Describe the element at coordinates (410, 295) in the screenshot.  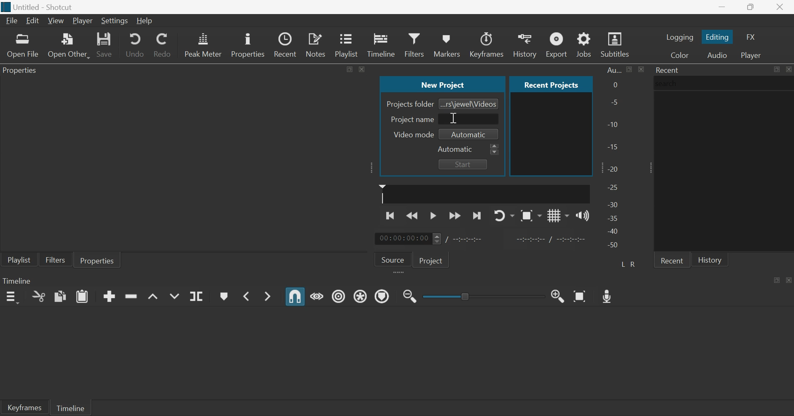
I see `zoom timeline out` at that location.